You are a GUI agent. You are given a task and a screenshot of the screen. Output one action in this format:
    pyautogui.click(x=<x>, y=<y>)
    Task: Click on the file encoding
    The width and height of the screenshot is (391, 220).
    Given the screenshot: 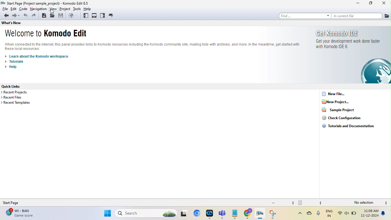 What is the action you would take?
    pyautogui.click(x=282, y=203)
    